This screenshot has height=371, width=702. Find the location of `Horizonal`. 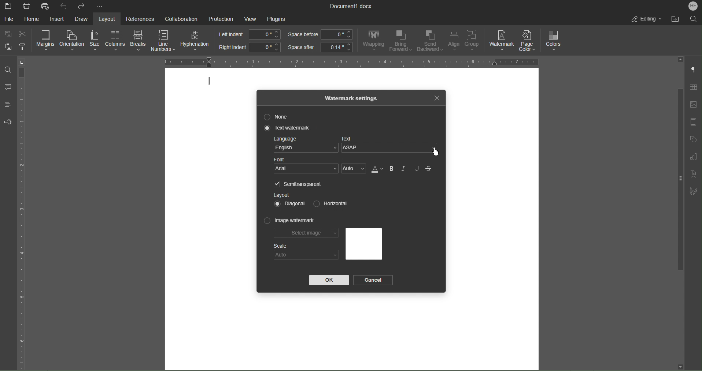

Horizonal is located at coordinates (329, 203).